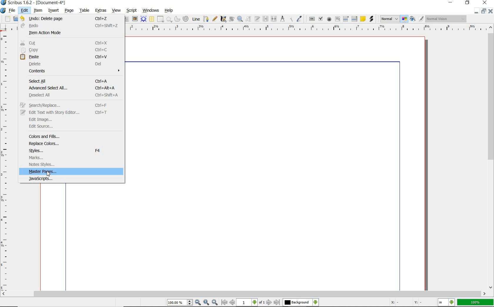  I want to click on edit, so click(24, 11).